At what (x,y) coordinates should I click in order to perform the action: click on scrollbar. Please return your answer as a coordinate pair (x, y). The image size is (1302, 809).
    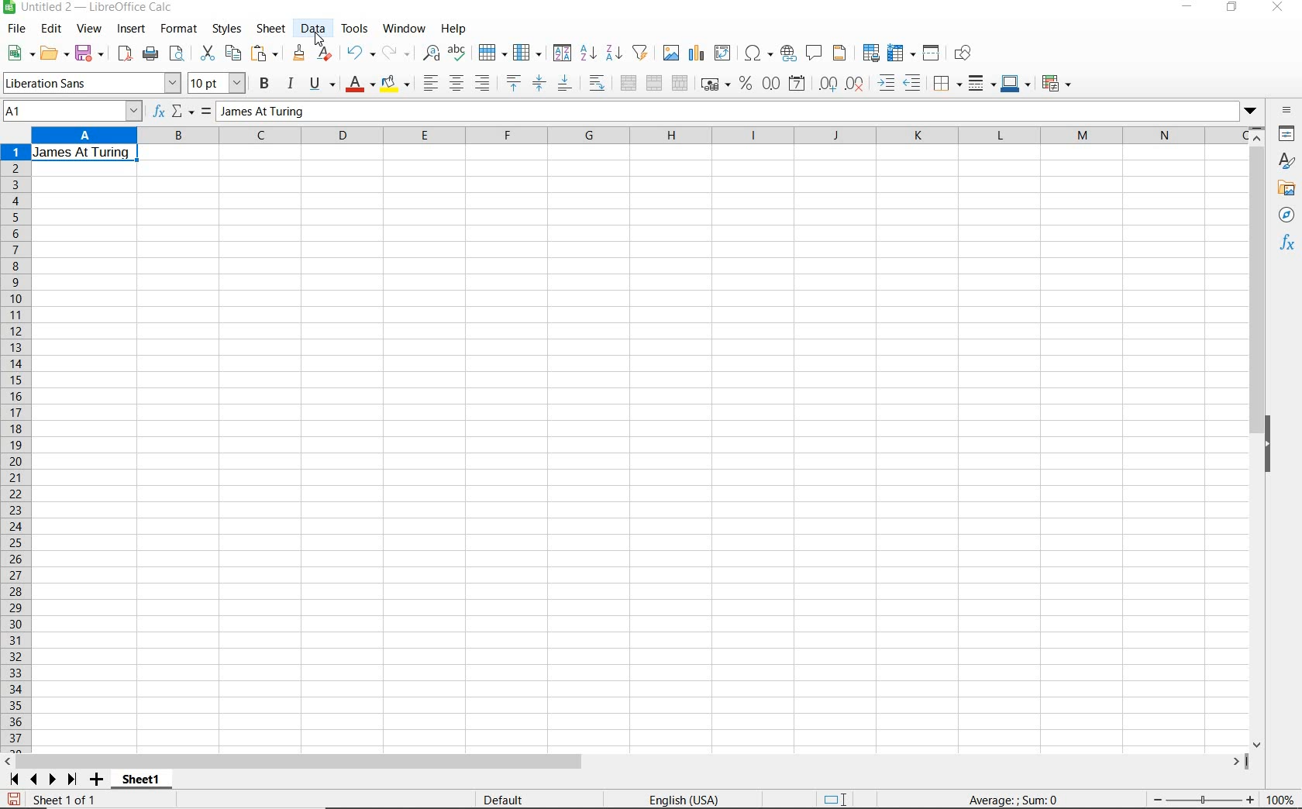
    Looking at the image, I should click on (627, 763).